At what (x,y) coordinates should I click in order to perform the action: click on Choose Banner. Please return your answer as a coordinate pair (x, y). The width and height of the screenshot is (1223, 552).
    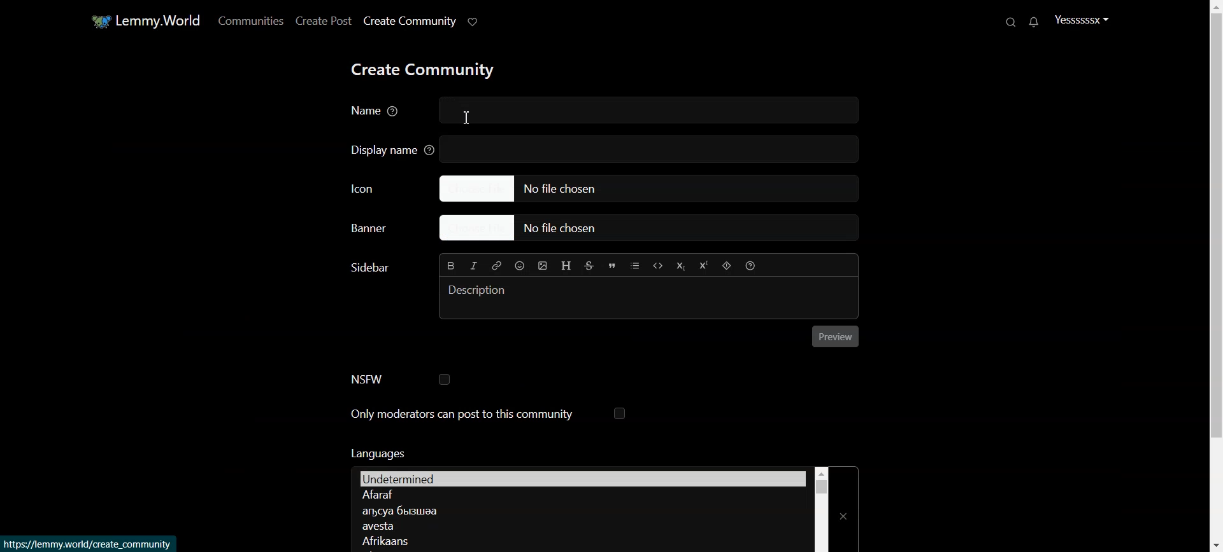
    Looking at the image, I should click on (381, 231).